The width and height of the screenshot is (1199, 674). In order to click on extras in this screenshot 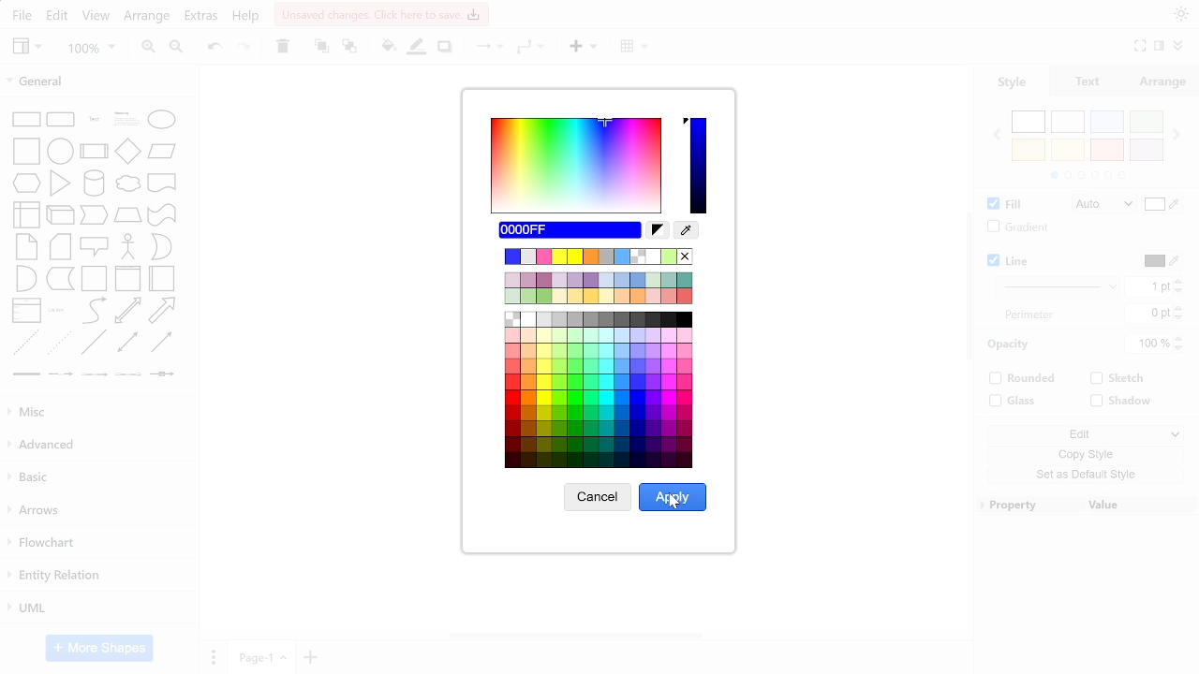, I will do `click(202, 18)`.